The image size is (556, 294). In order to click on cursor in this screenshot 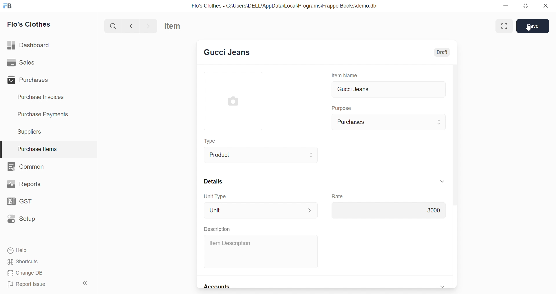, I will do `click(528, 30)`.